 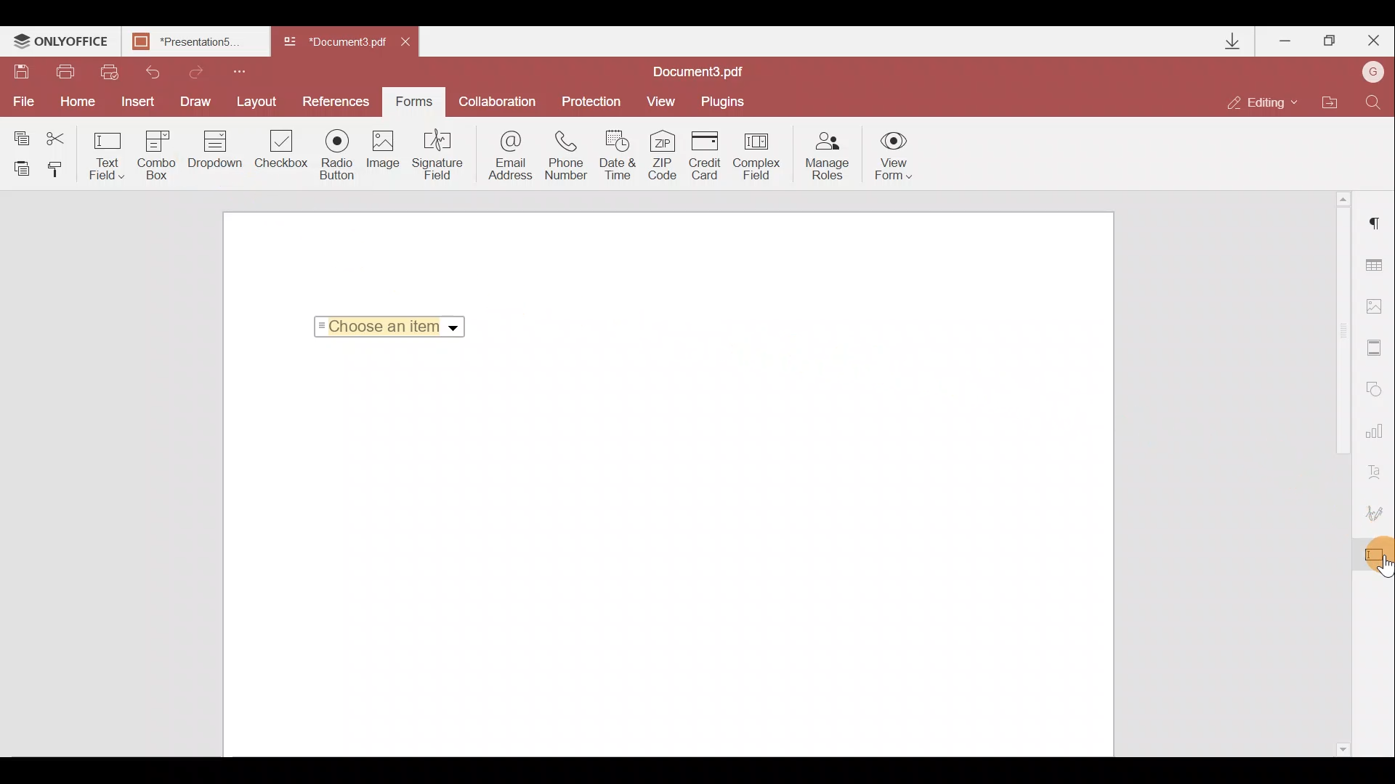 I want to click on Manage roles, so click(x=828, y=156).